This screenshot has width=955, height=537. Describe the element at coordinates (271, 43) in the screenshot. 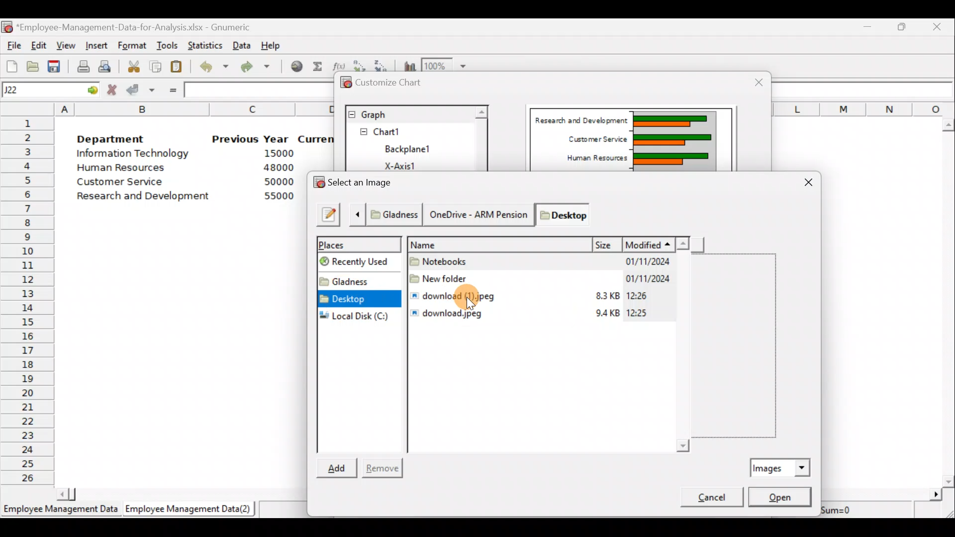

I see `Help` at that location.